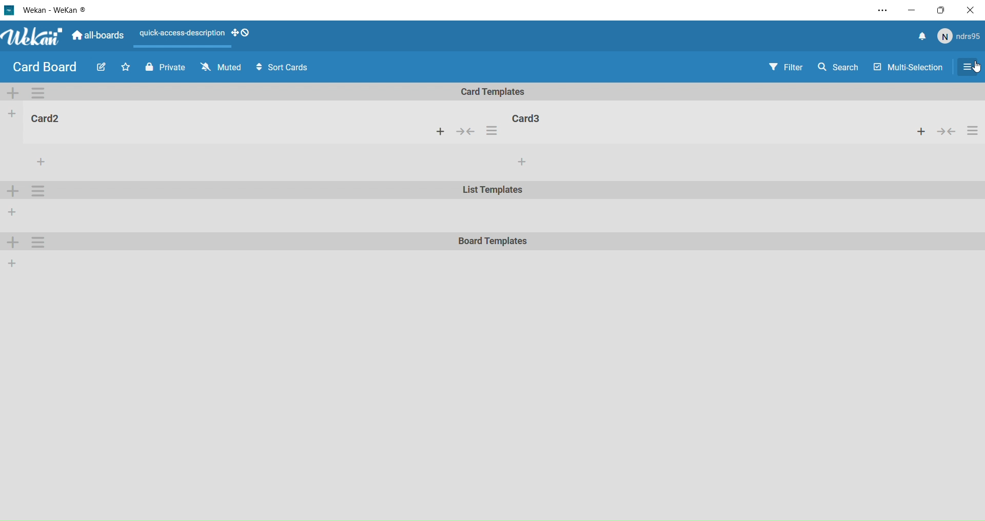  Describe the element at coordinates (978, 68) in the screenshot. I see `cursor` at that location.